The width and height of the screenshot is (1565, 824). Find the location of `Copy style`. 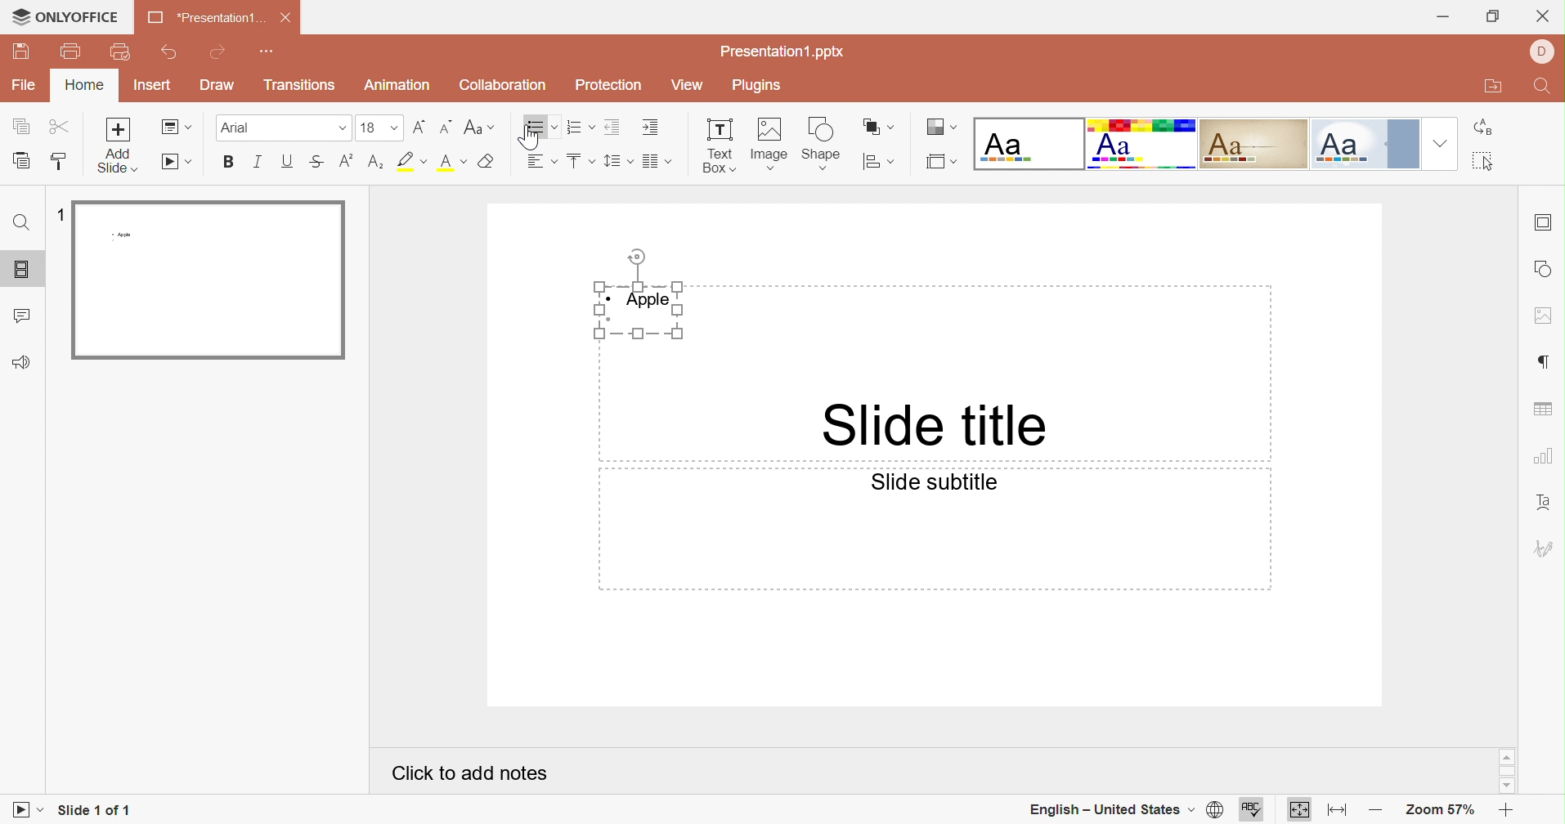

Copy style is located at coordinates (61, 165).